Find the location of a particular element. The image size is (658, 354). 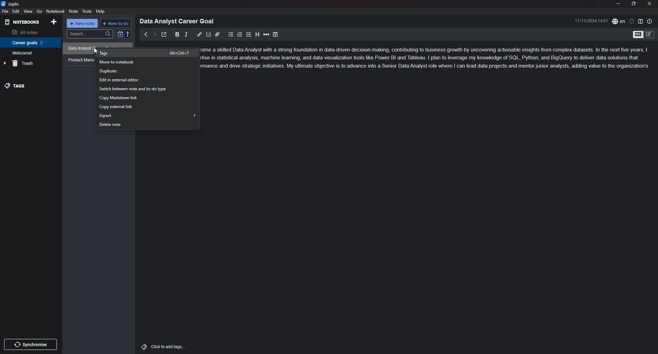

tools is located at coordinates (87, 11).